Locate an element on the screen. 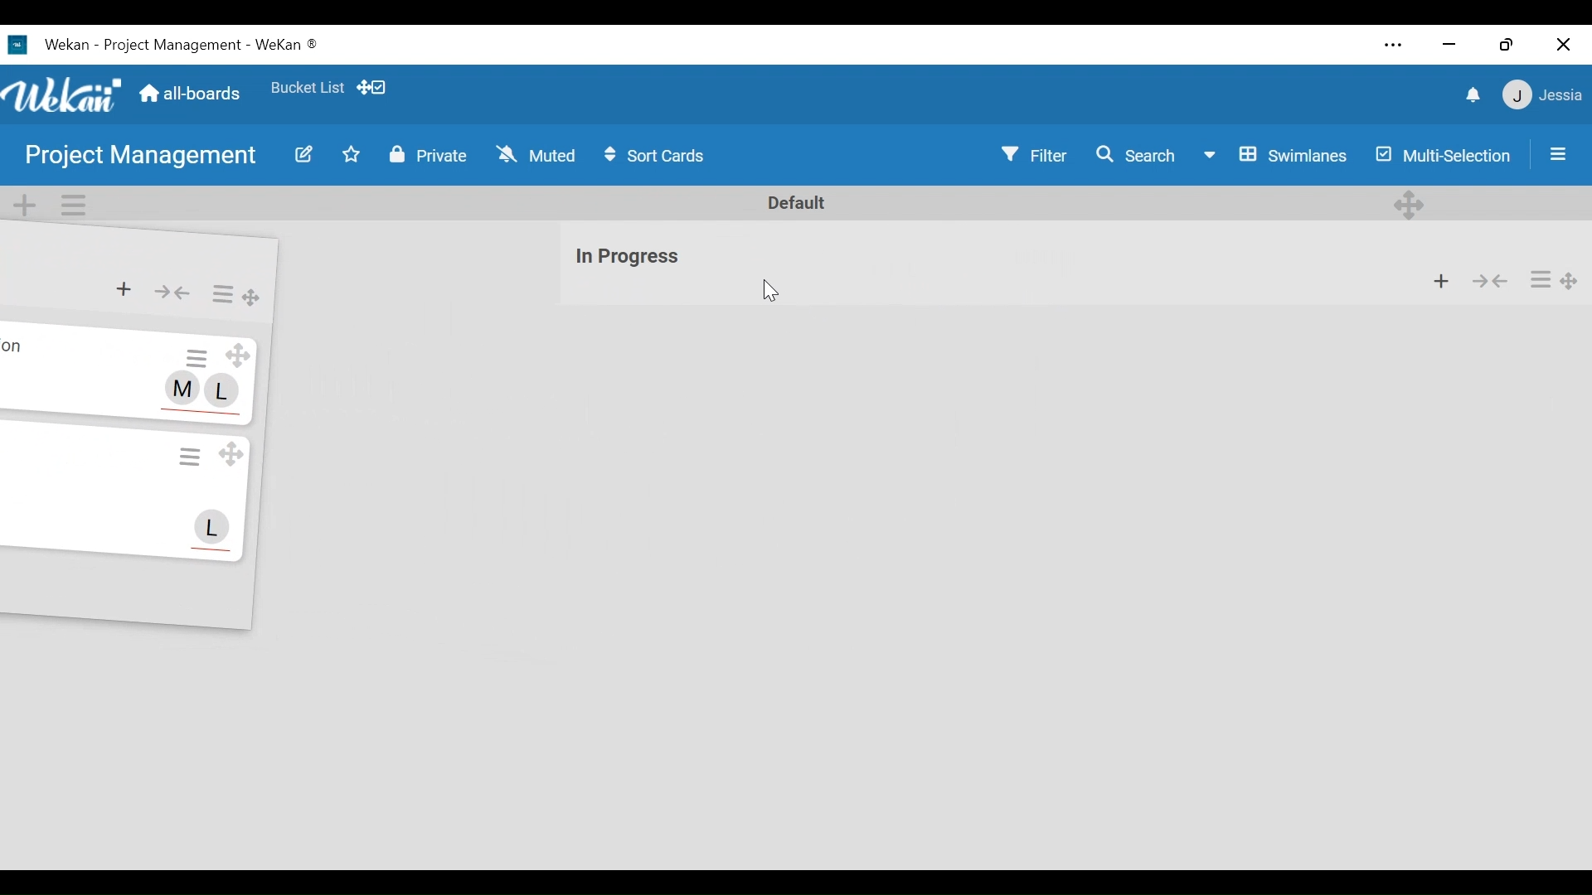 This screenshot has height=895, width=1592. L is located at coordinates (223, 390).